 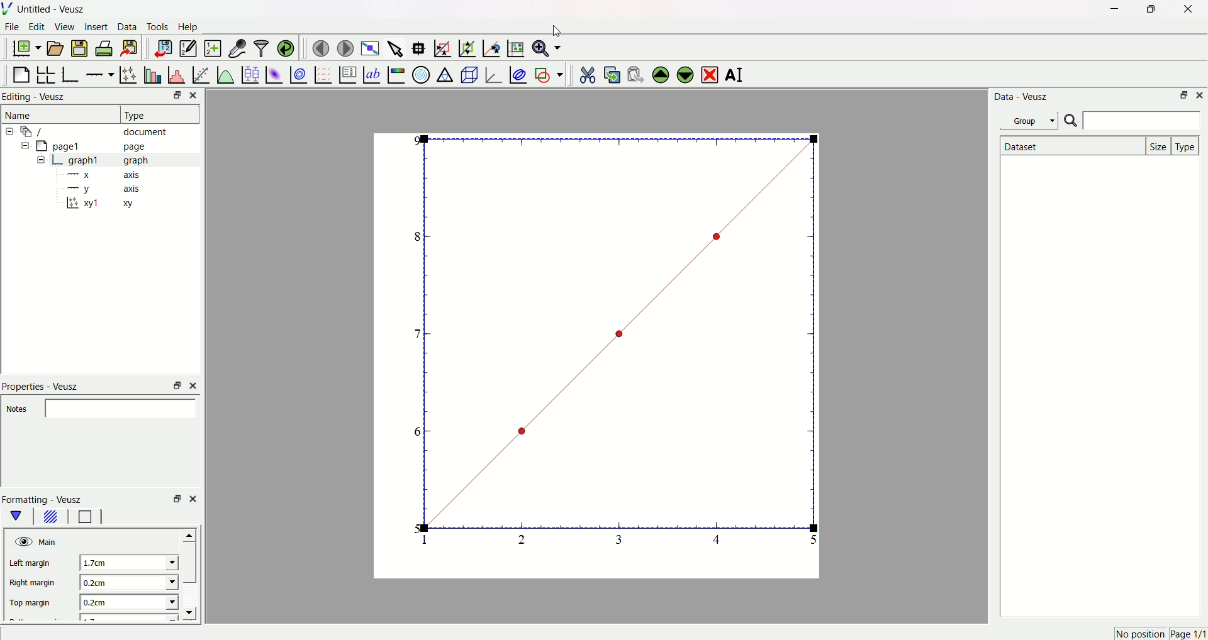 What do you see at coordinates (421, 73) in the screenshot?
I see `polar graphs` at bounding box center [421, 73].